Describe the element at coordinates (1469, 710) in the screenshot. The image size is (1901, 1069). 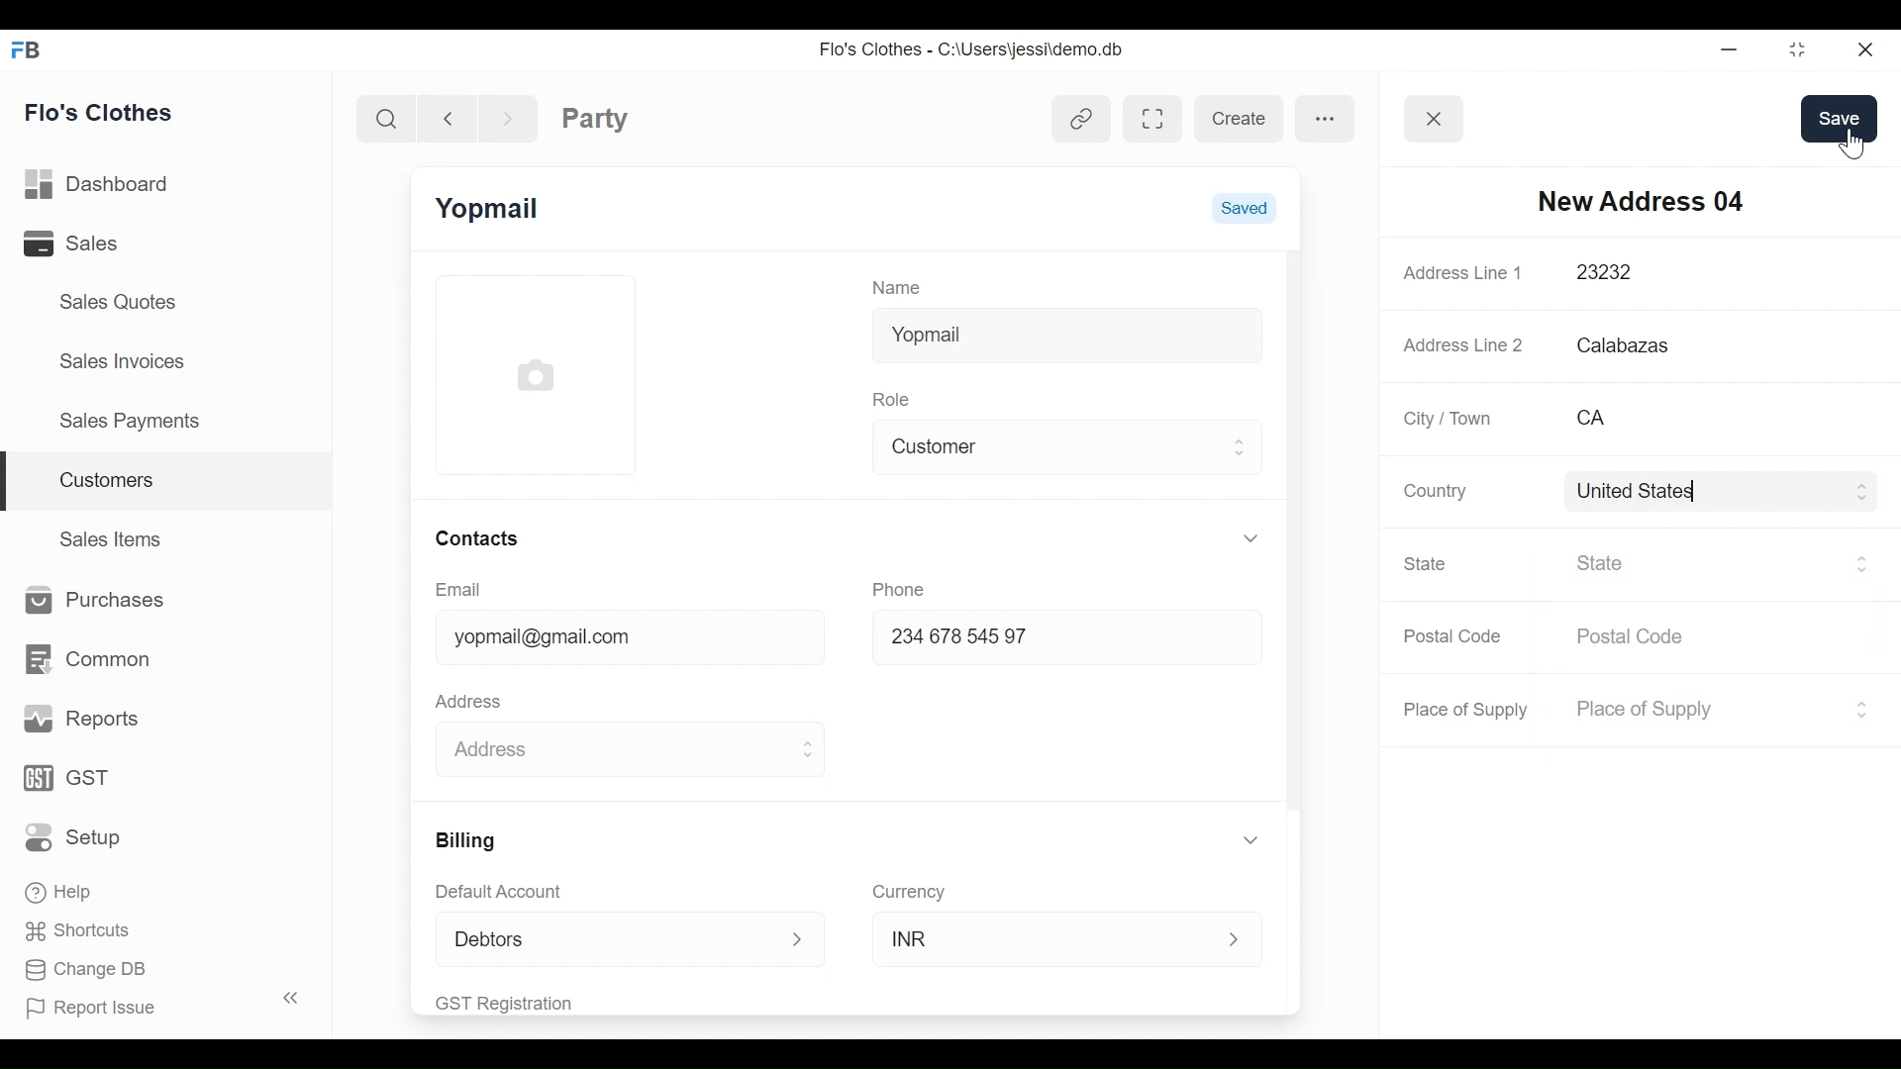
I see `Place of Supply` at that location.